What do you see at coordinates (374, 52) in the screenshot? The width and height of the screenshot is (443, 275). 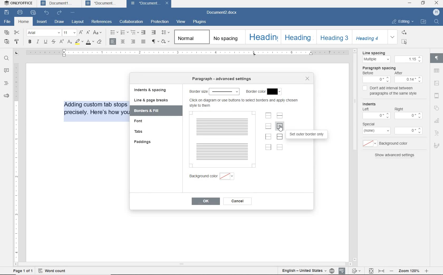 I see `Line spacing` at bounding box center [374, 52].